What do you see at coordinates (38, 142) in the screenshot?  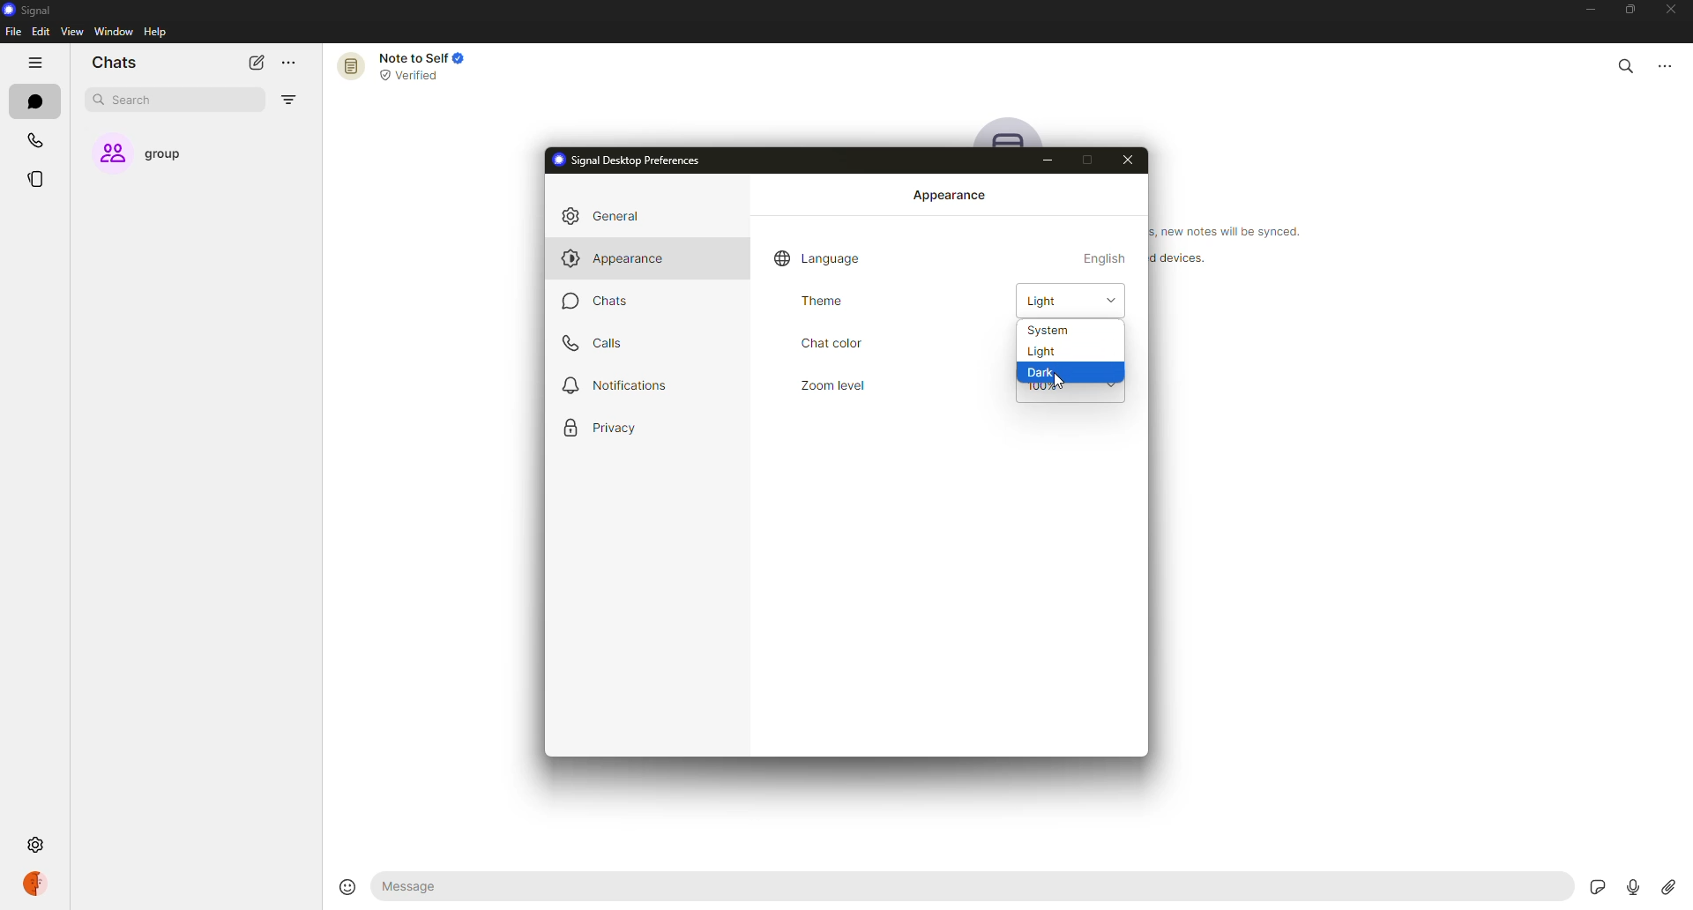 I see `calls` at bounding box center [38, 142].